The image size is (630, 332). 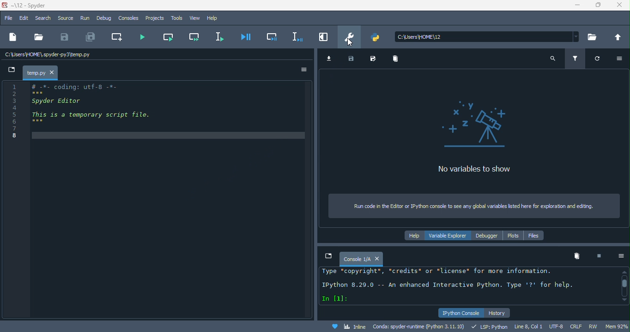 What do you see at coordinates (194, 18) in the screenshot?
I see `view` at bounding box center [194, 18].